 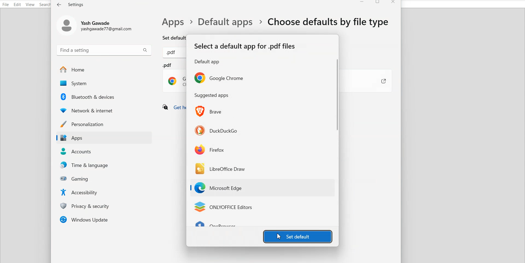 I want to click on Text, so click(x=212, y=95).